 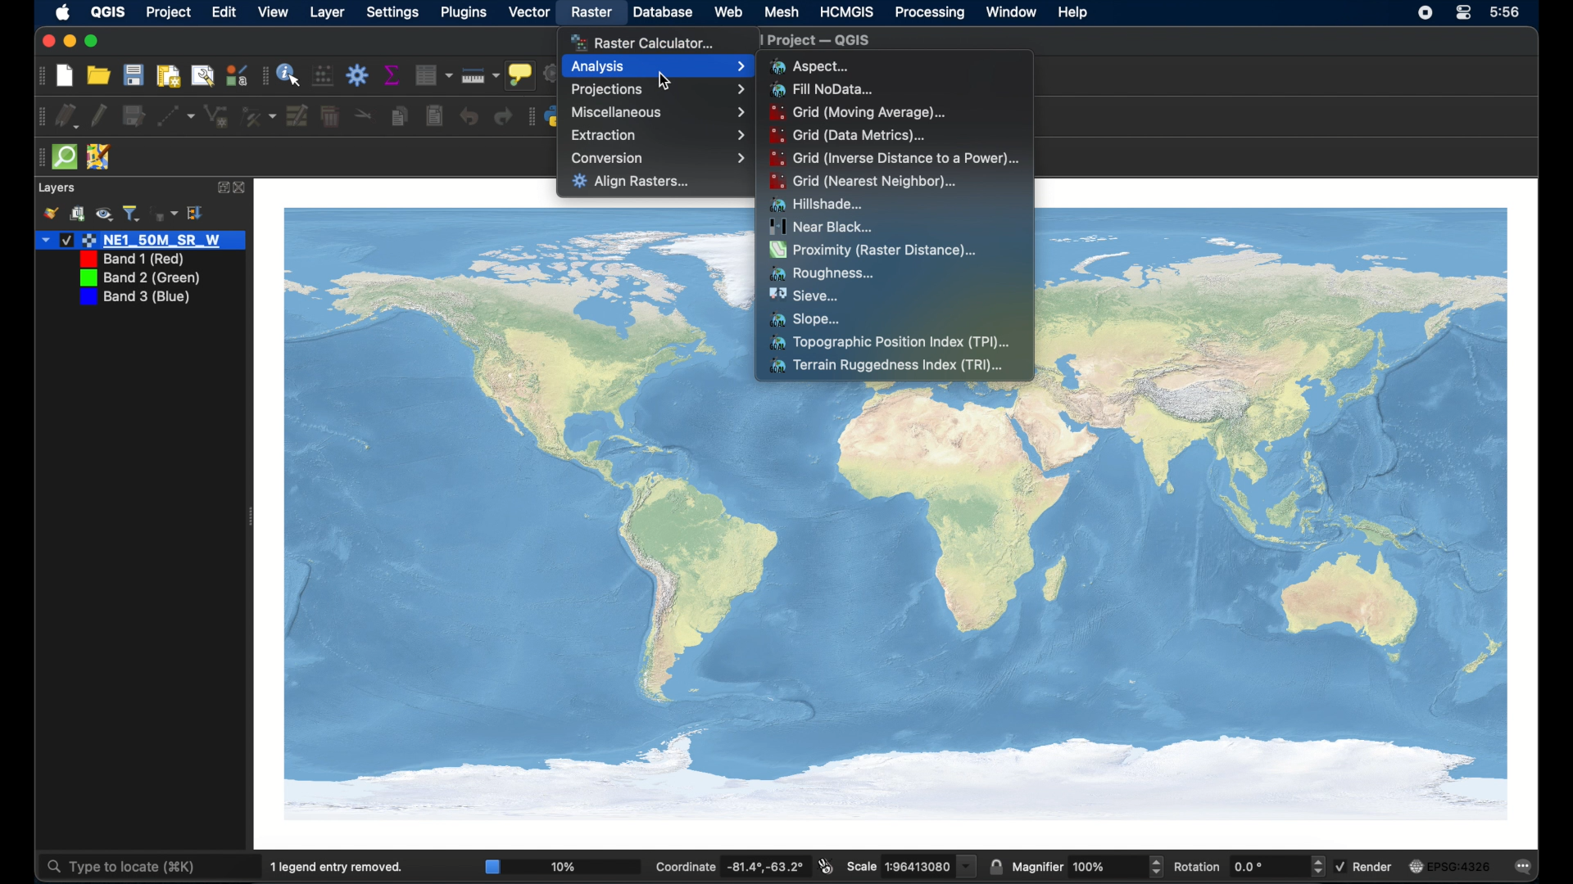 I want to click on window, so click(x=1012, y=13).